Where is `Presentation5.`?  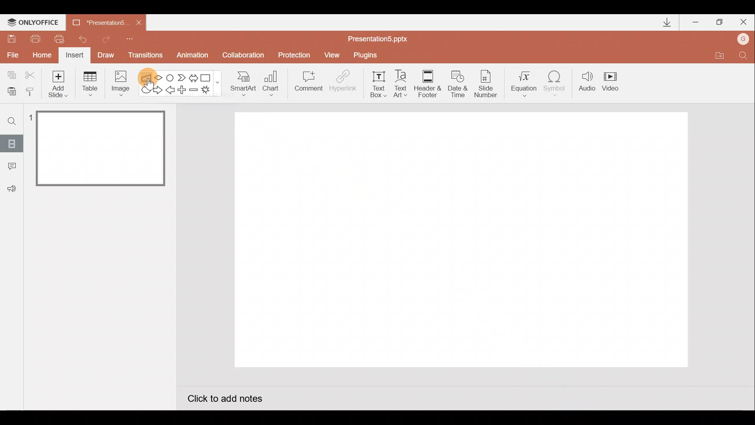 Presentation5. is located at coordinates (97, 21).